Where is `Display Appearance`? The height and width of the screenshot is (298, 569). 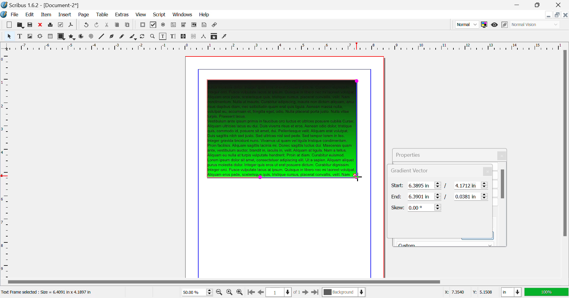 Display Appearance is located at coordinates (546, 292).